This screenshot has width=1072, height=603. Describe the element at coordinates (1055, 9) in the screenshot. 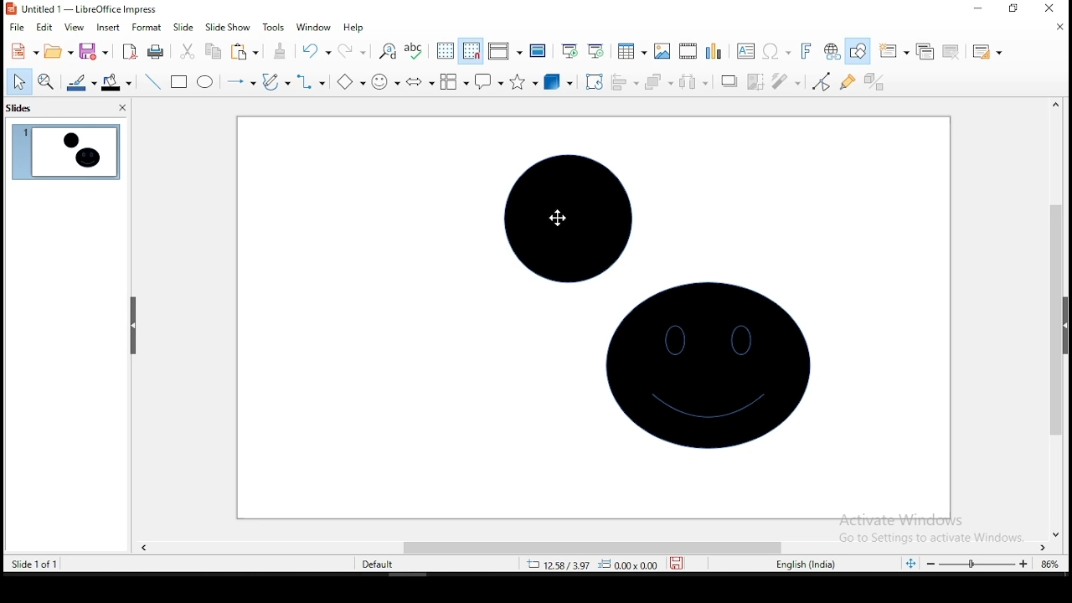

I see `close window` at that location.